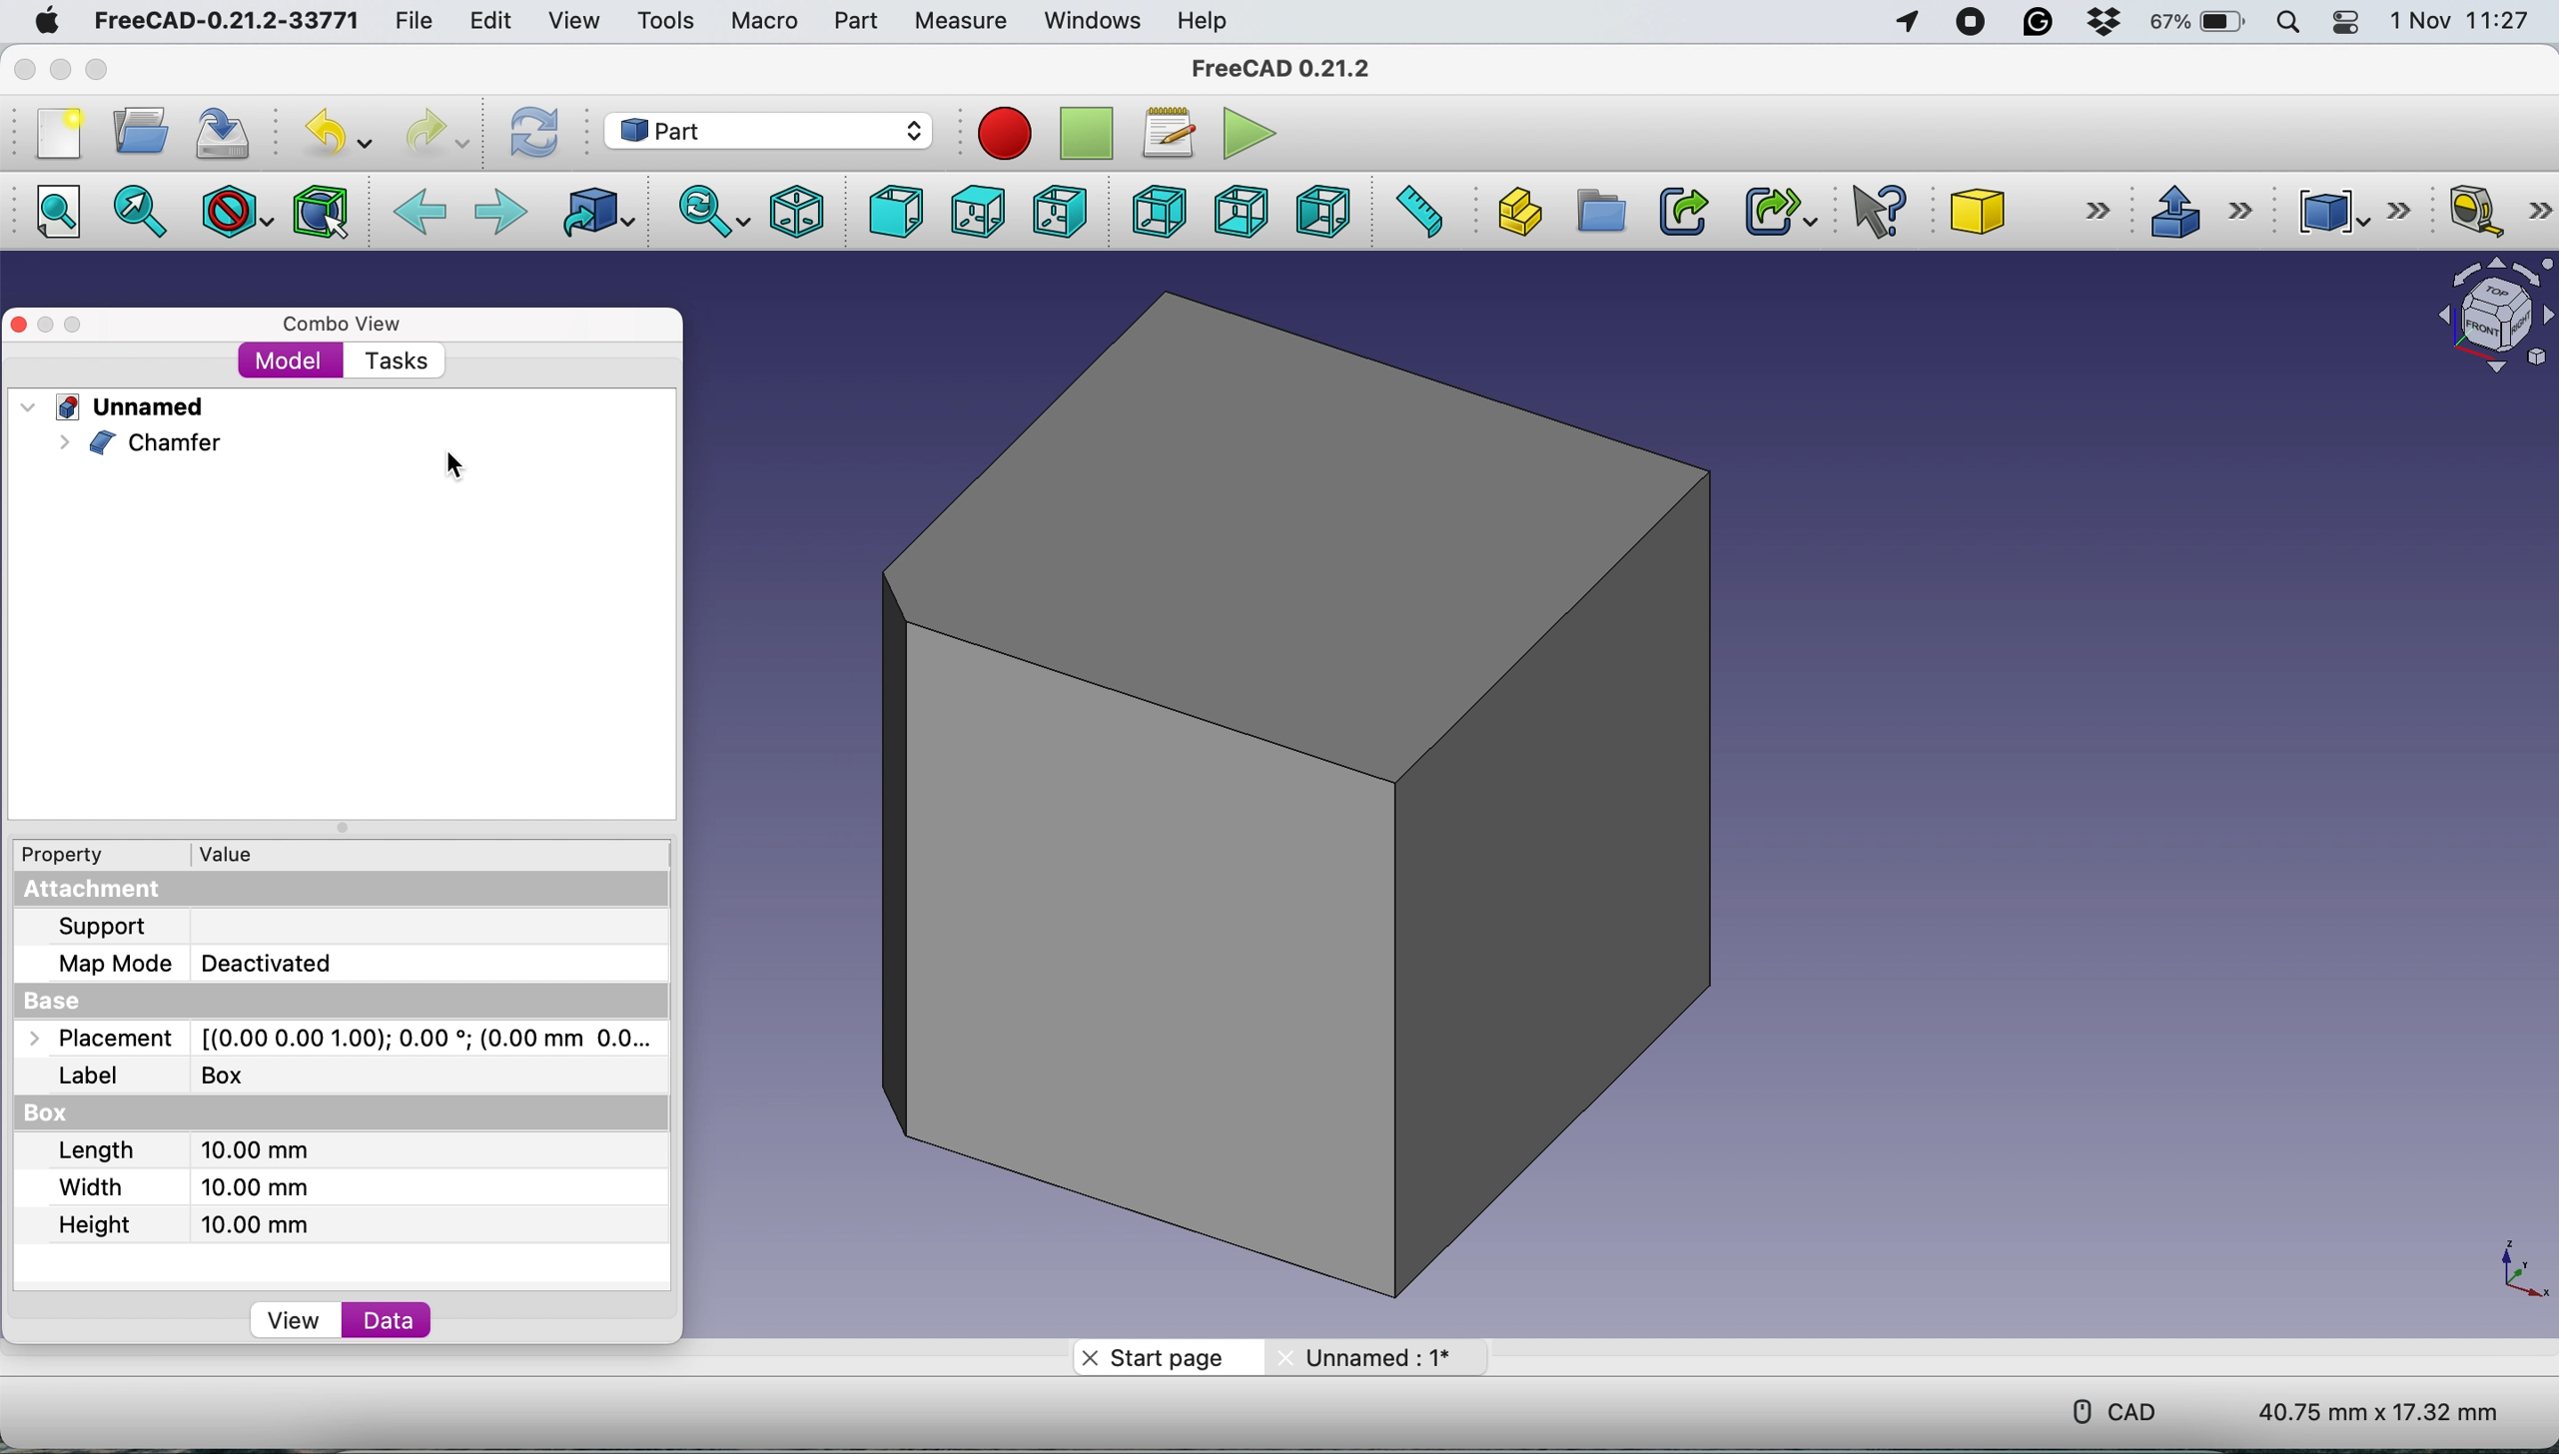  Describe the element at coordinates (343, 326) in the screenshot. I see `combo view` at that location.